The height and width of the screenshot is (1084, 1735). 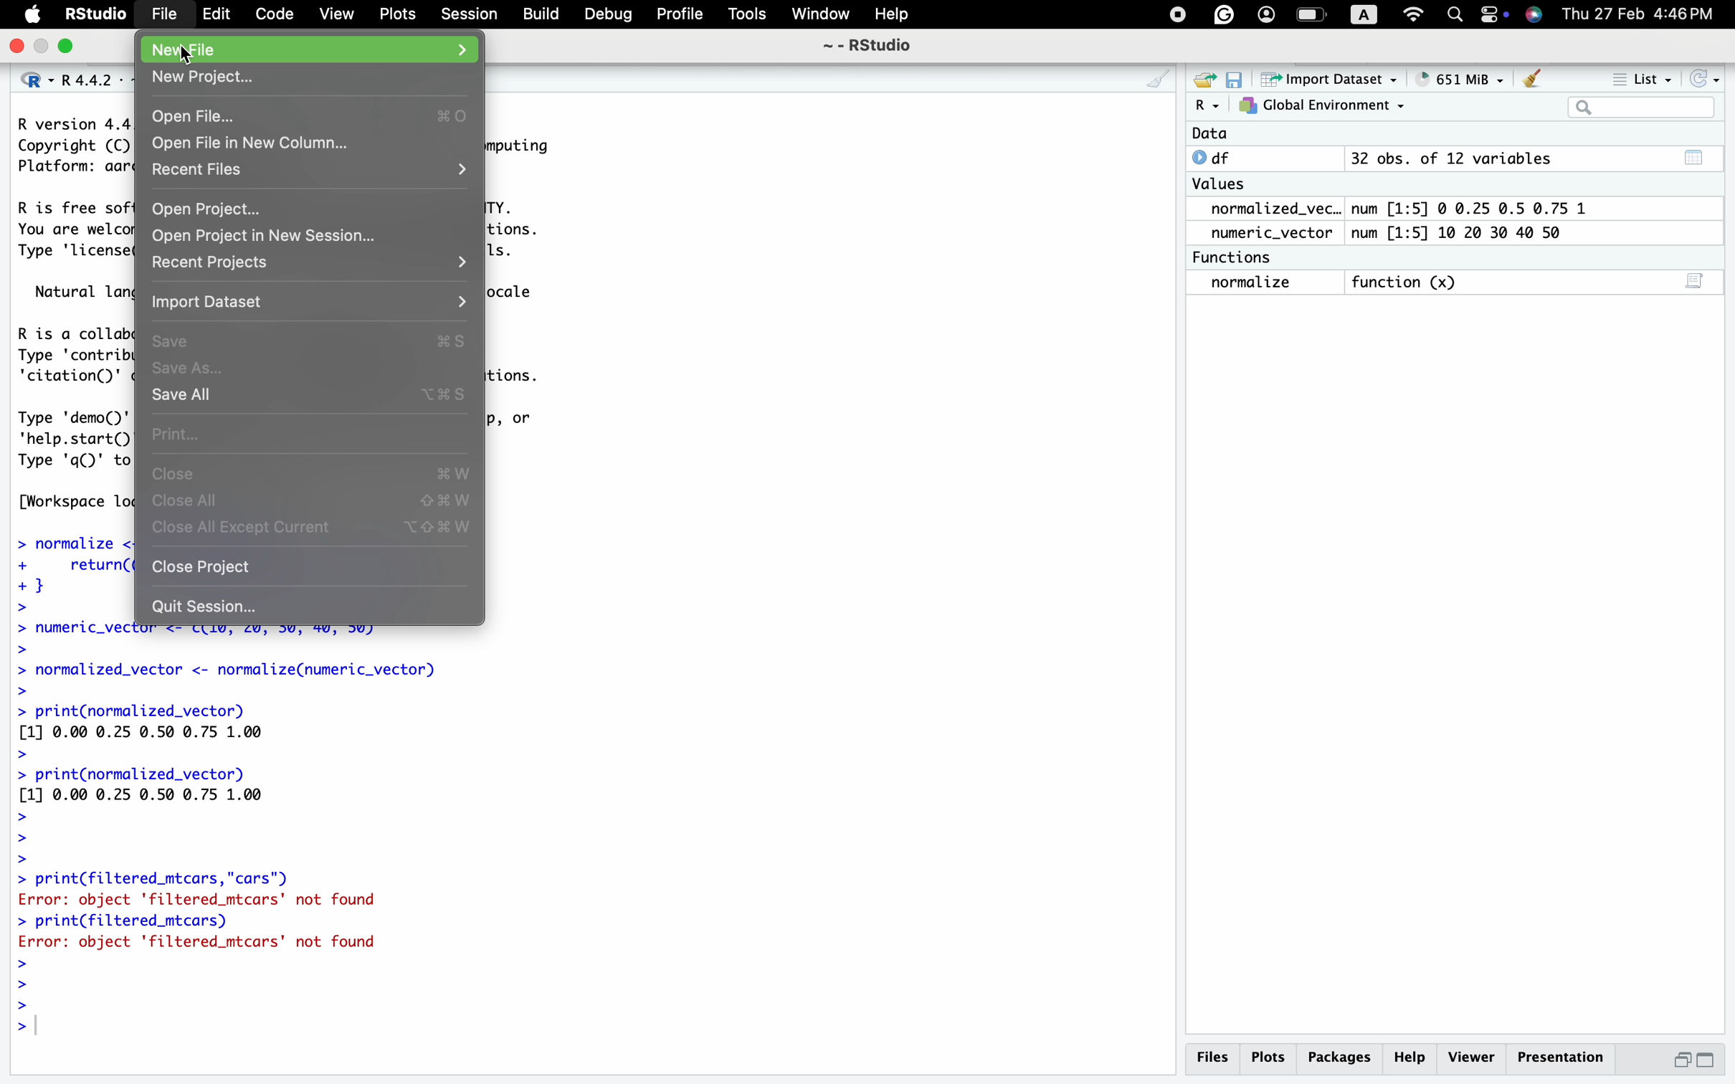 I want to click on logo, so click(x=32, y=15).